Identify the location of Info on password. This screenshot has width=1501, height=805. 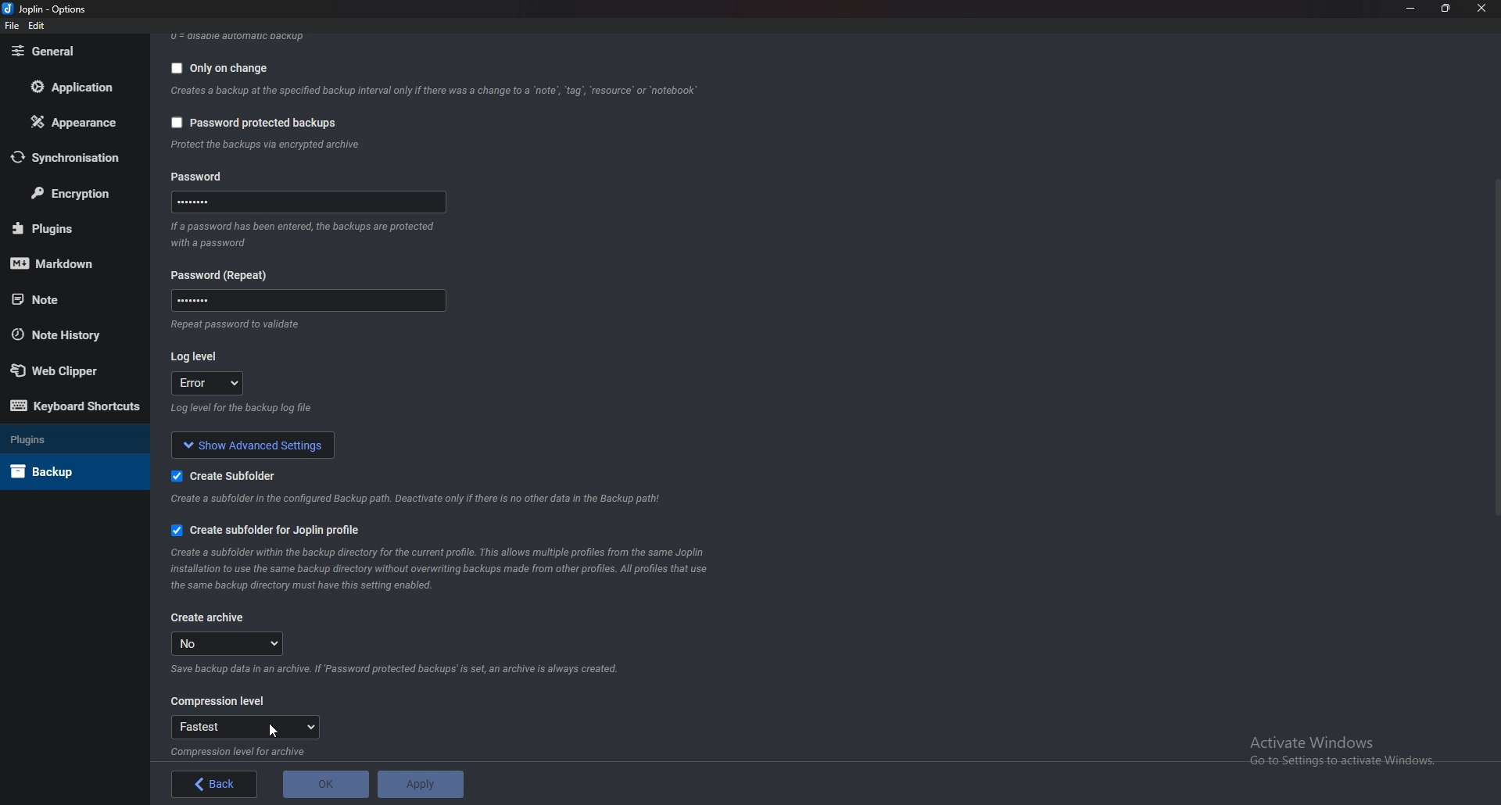
(241, 327).